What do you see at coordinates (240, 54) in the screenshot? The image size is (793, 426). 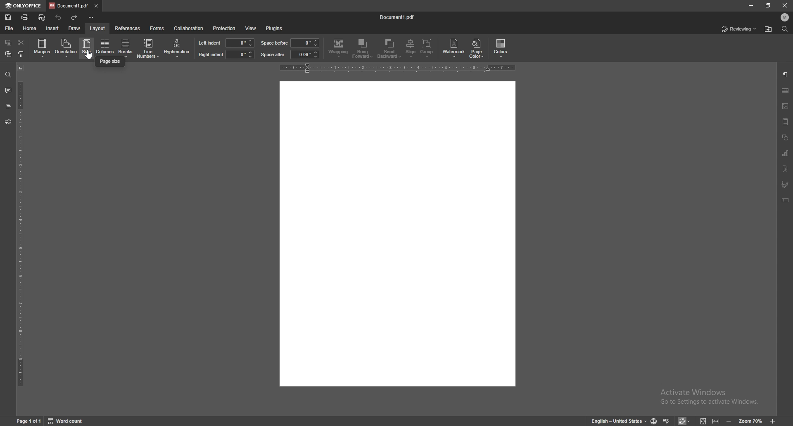 I see `input right indent` at bounding box center [240, 54].